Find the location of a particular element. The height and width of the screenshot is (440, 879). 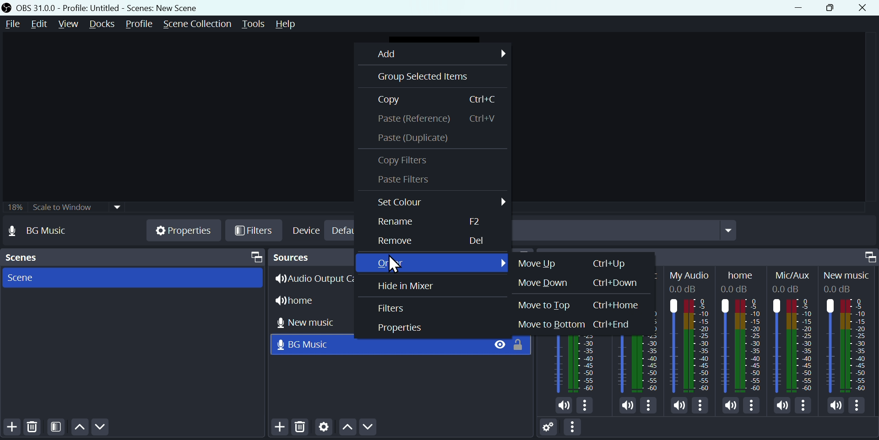

More  is located at coordinates (577, 429).